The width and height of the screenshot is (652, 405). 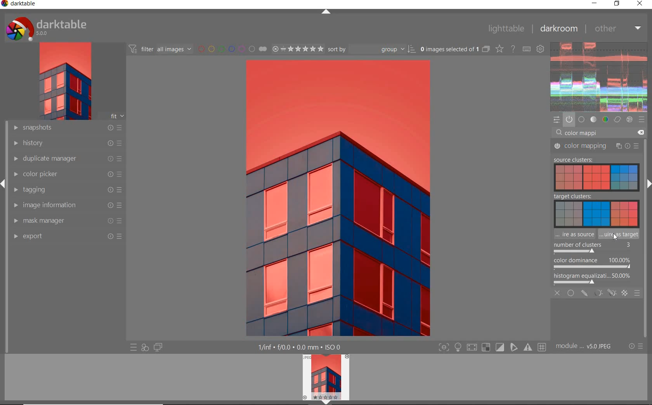 I want to click on sort, so click(x=371, y=48).